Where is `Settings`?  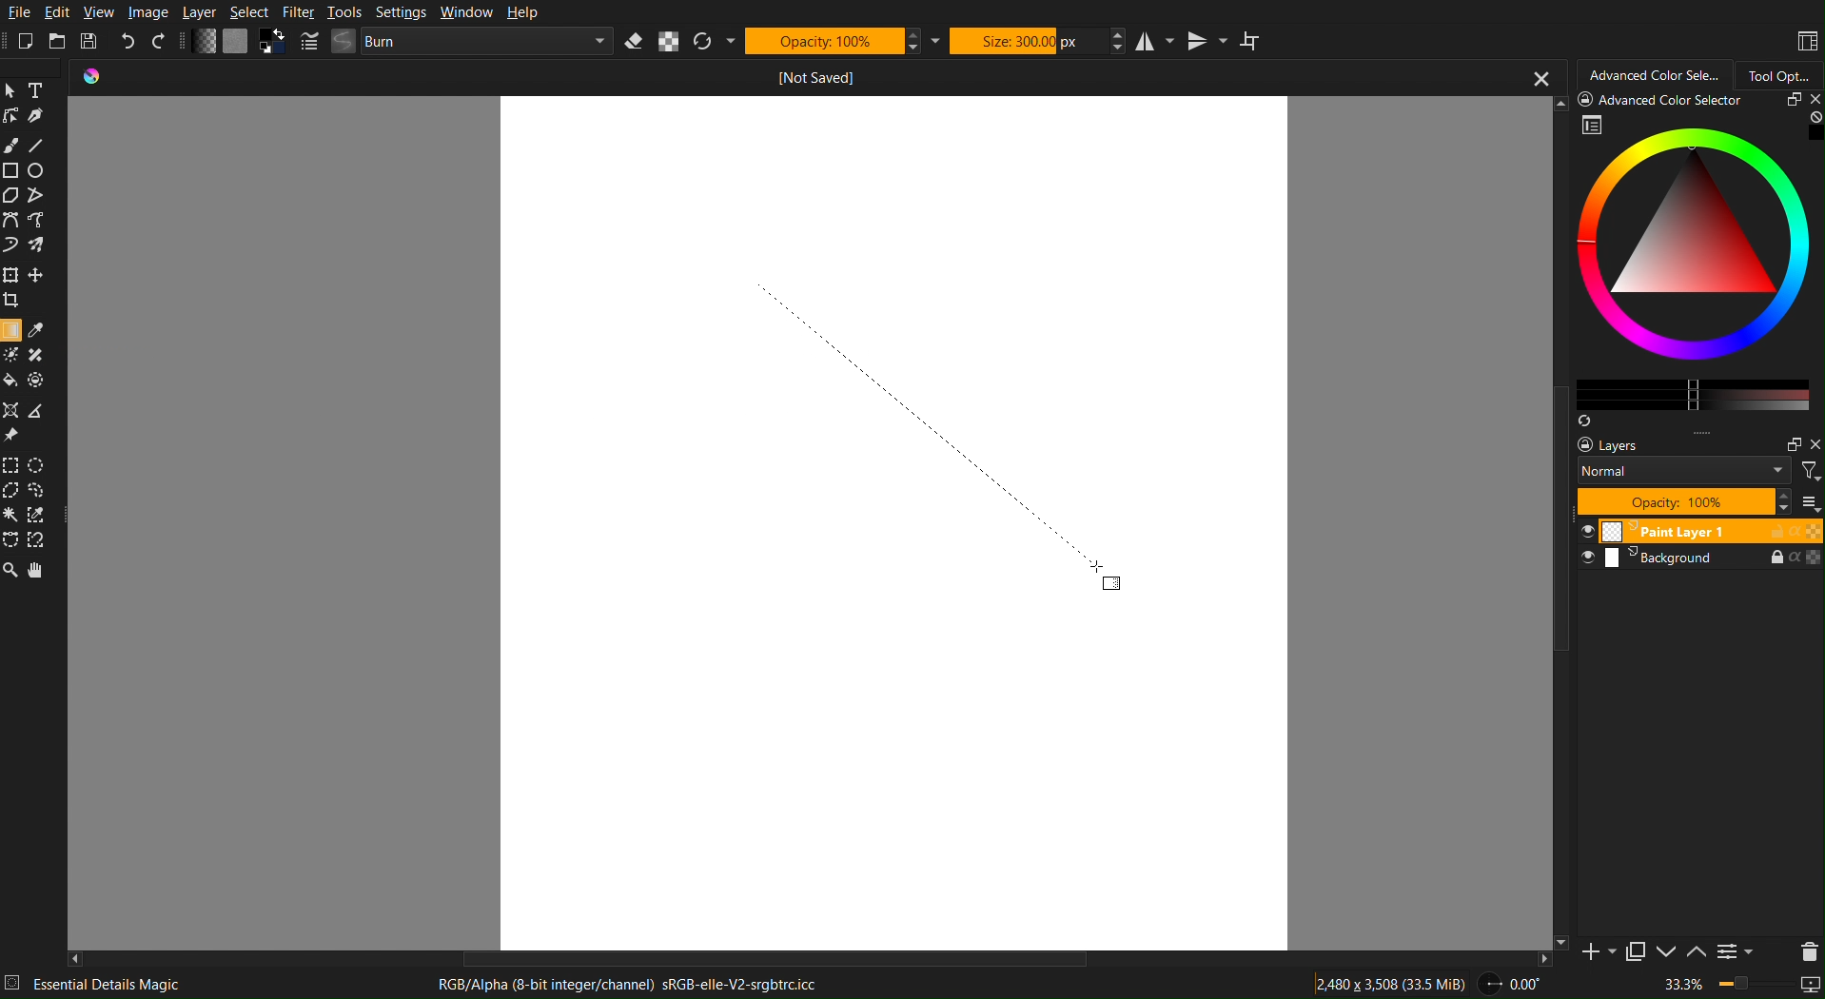
Settings is located at coordinates (398, 12).